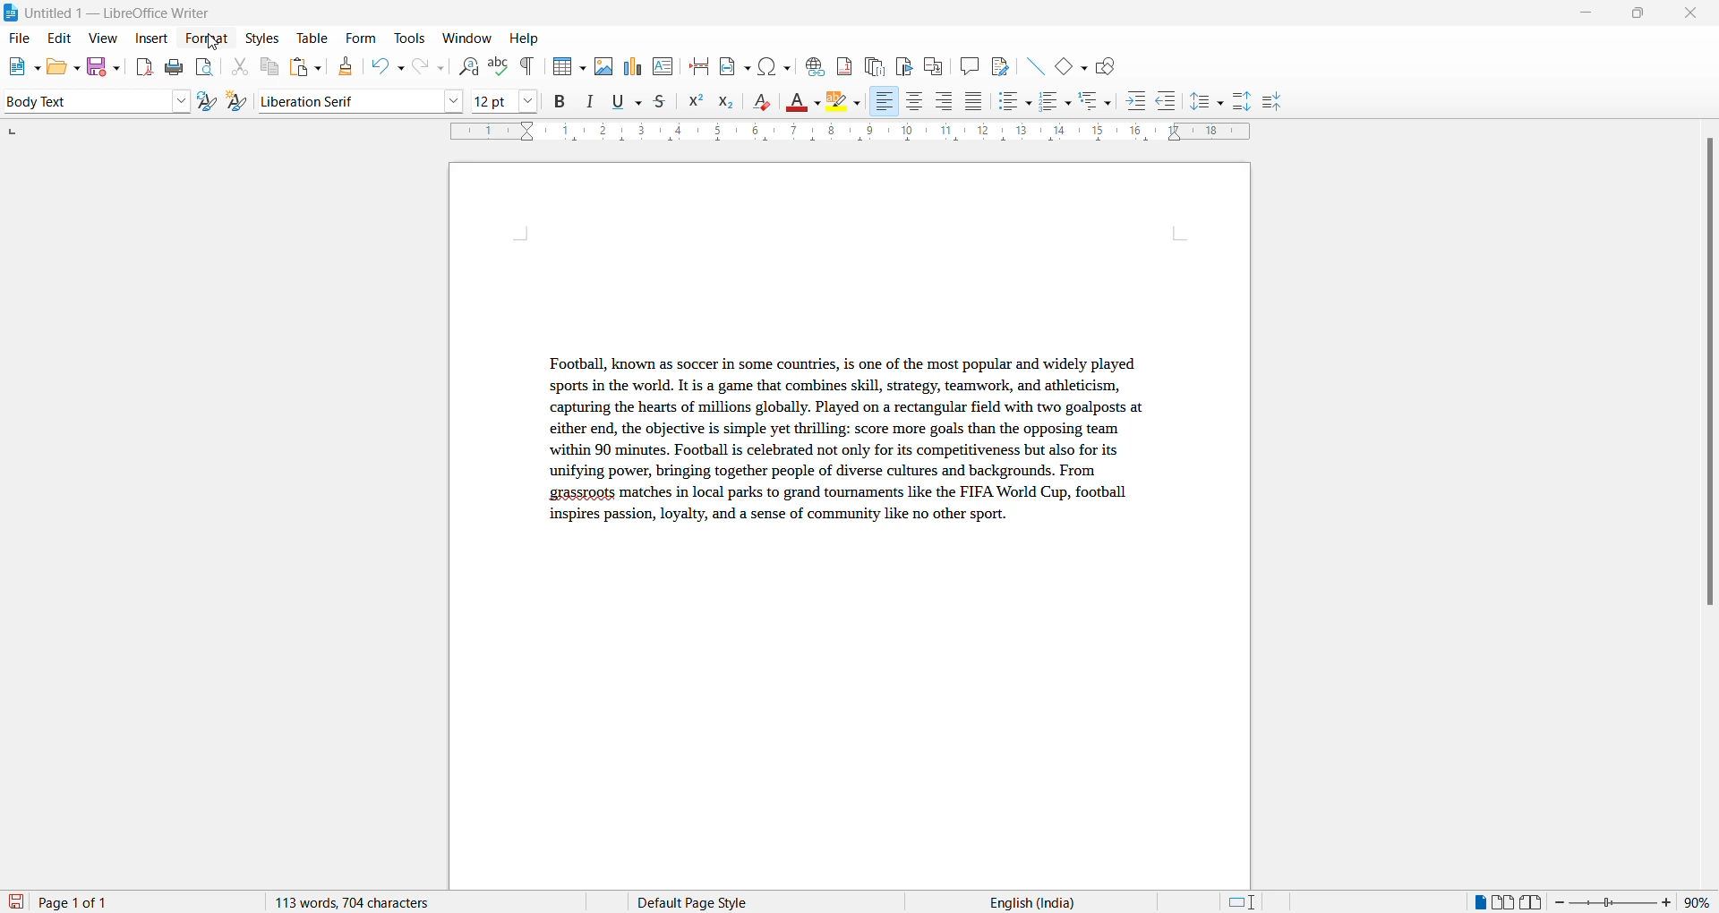 The width and height of the screenshot is (1719, 913). What do you see at coordinates (19, 68) in the screenshot?
I see `new file options` at bounding box center [19, 68].